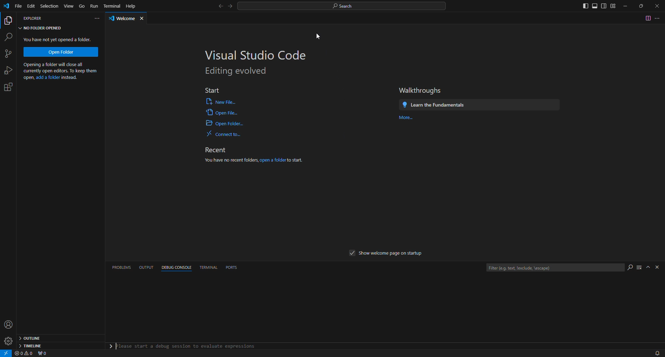 The width and height of the screenshot is (665, 357). Describe the element at coordinates (657, 6) in the screenshot. I see `close` at that location.